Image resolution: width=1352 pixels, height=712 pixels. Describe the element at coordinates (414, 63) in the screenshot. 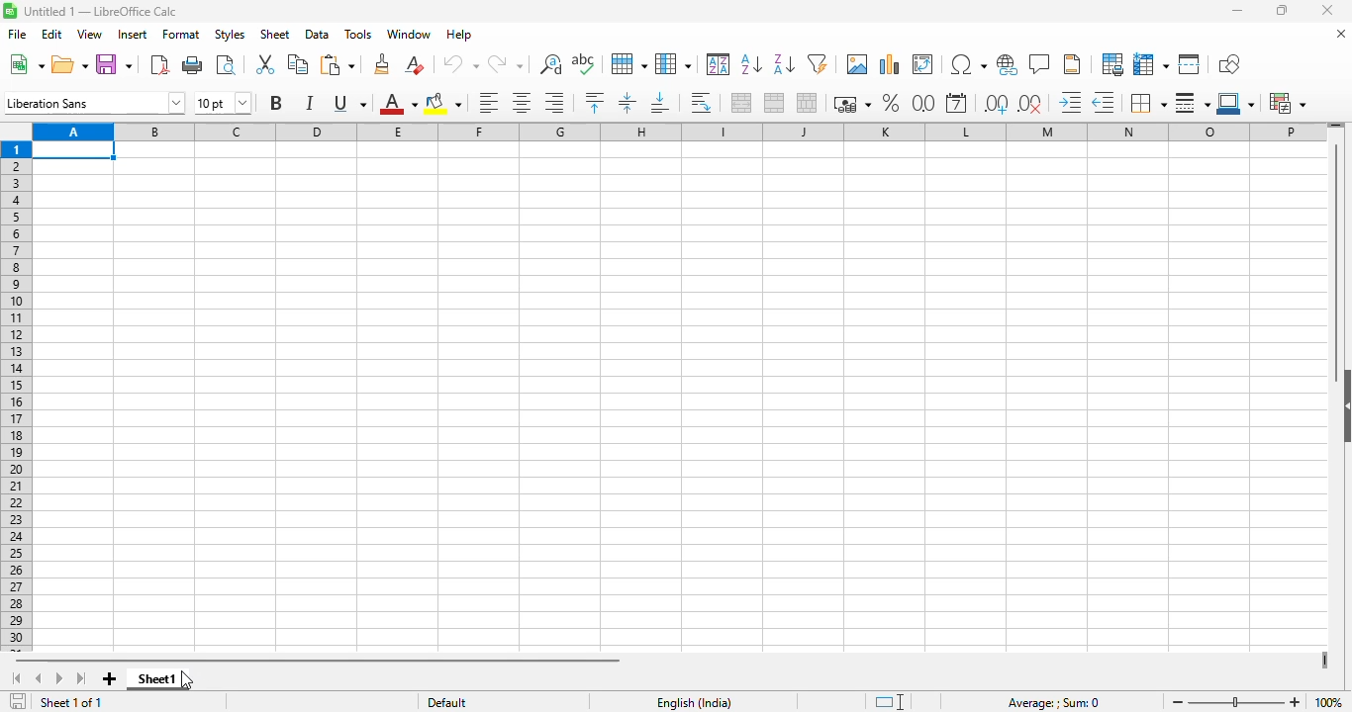

I see `clear direct formatting` at that location.